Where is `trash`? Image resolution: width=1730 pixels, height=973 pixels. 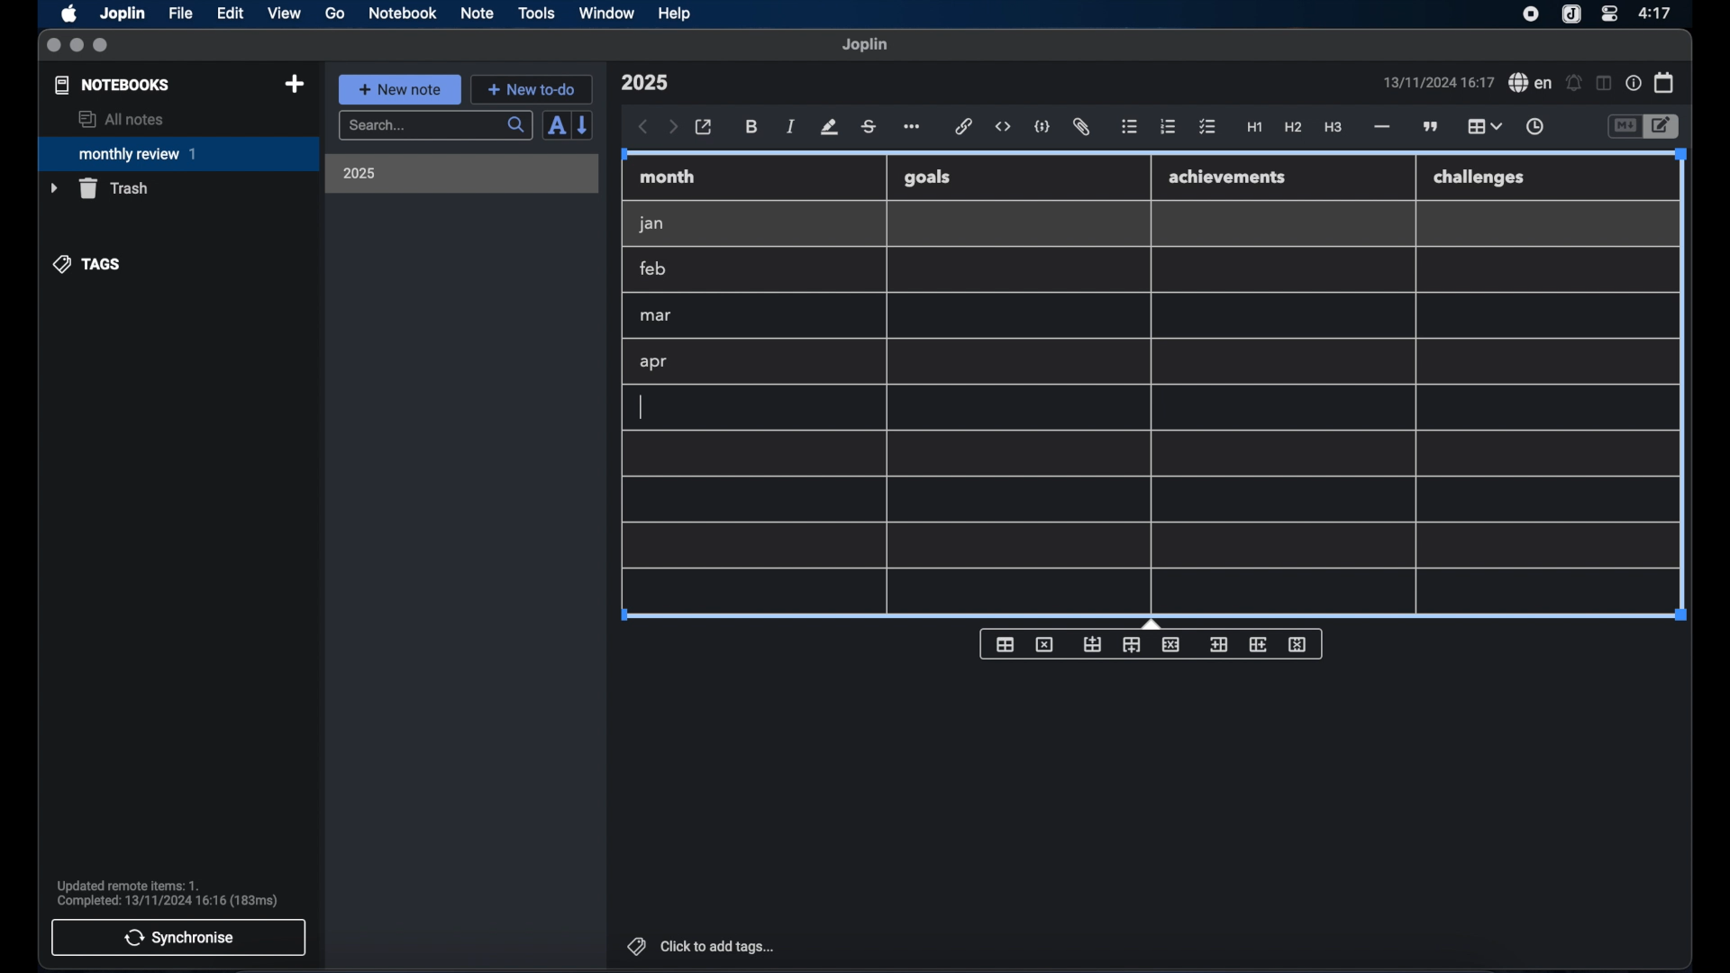 trash is located at coordinates (99, 188).